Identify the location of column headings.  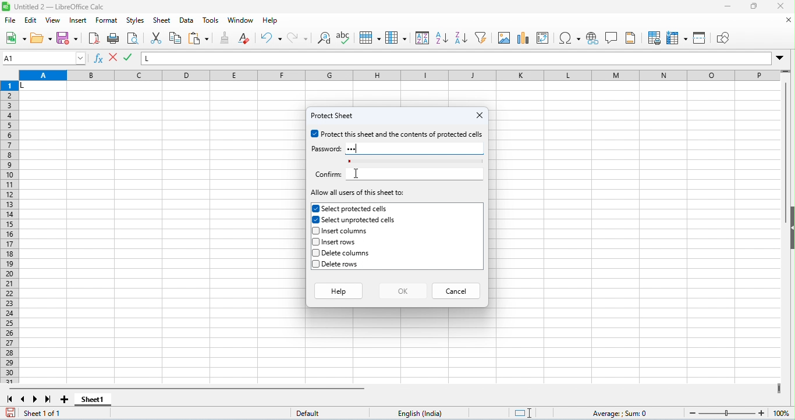
(399, 76).